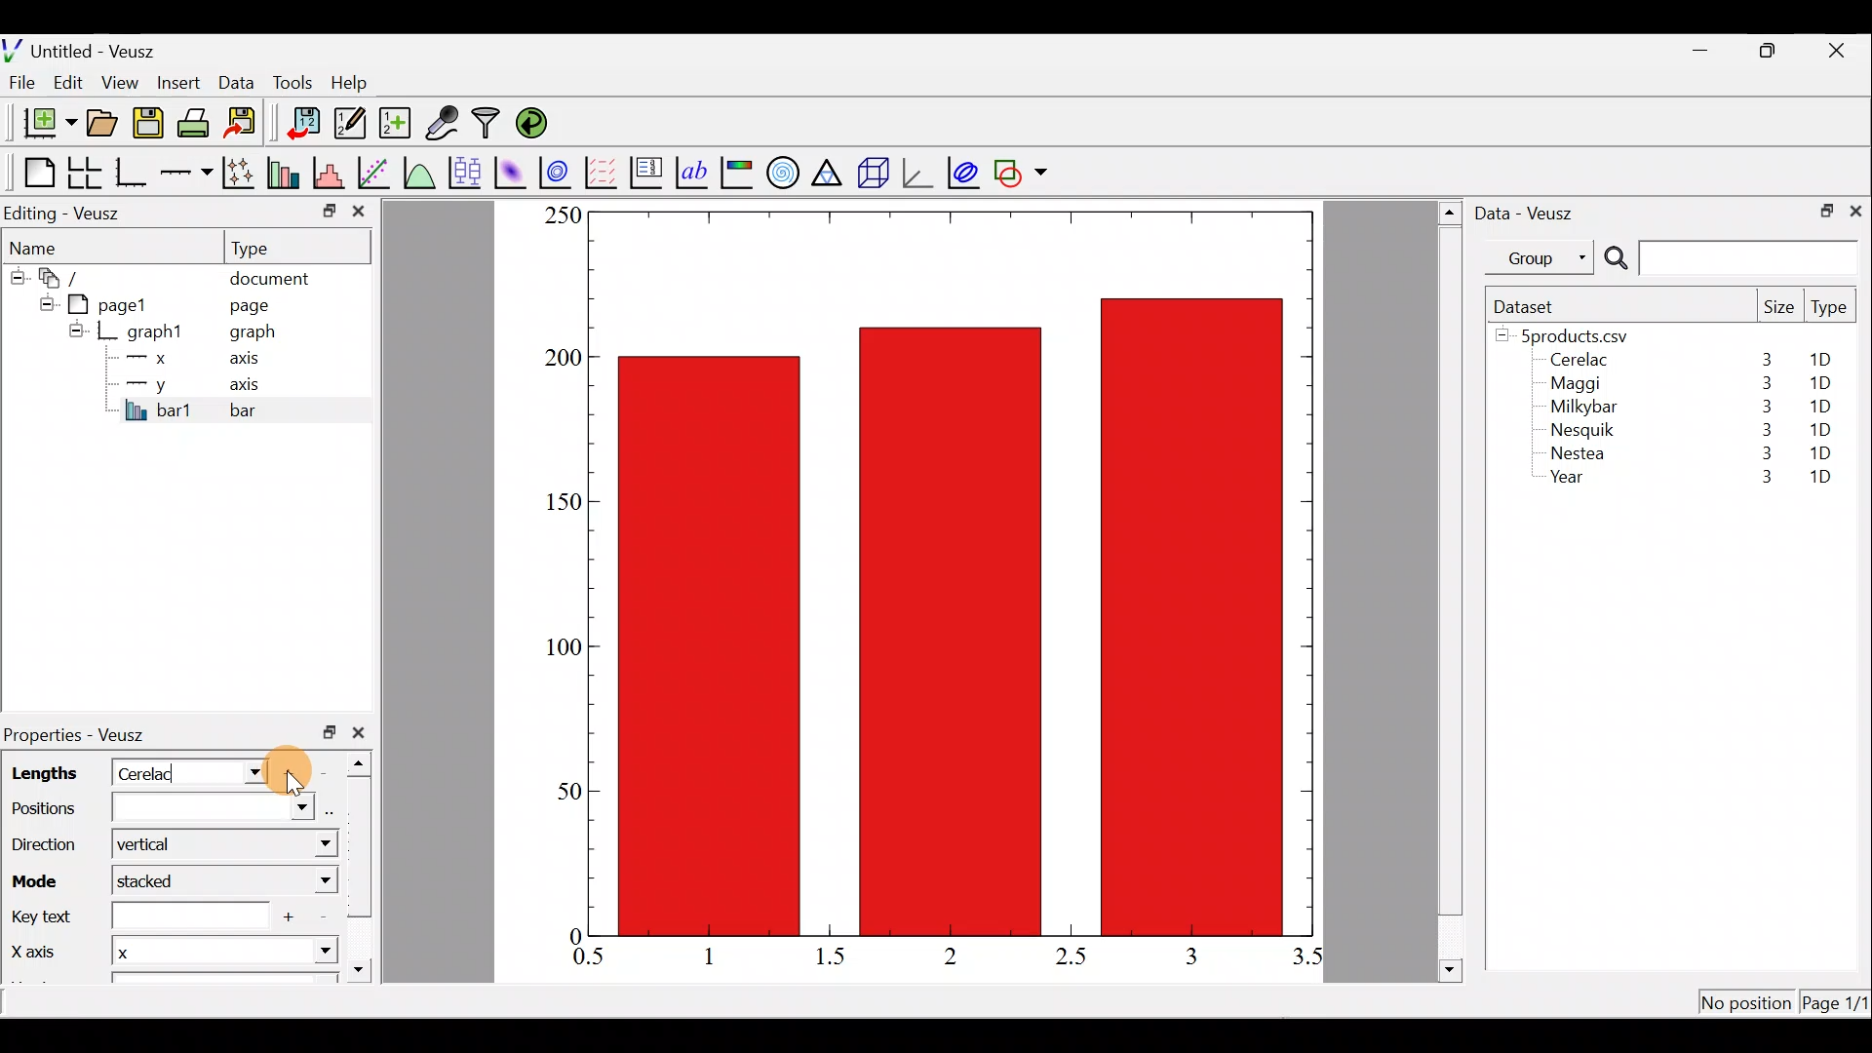  I want to click on Plot key, so click(648, 171).